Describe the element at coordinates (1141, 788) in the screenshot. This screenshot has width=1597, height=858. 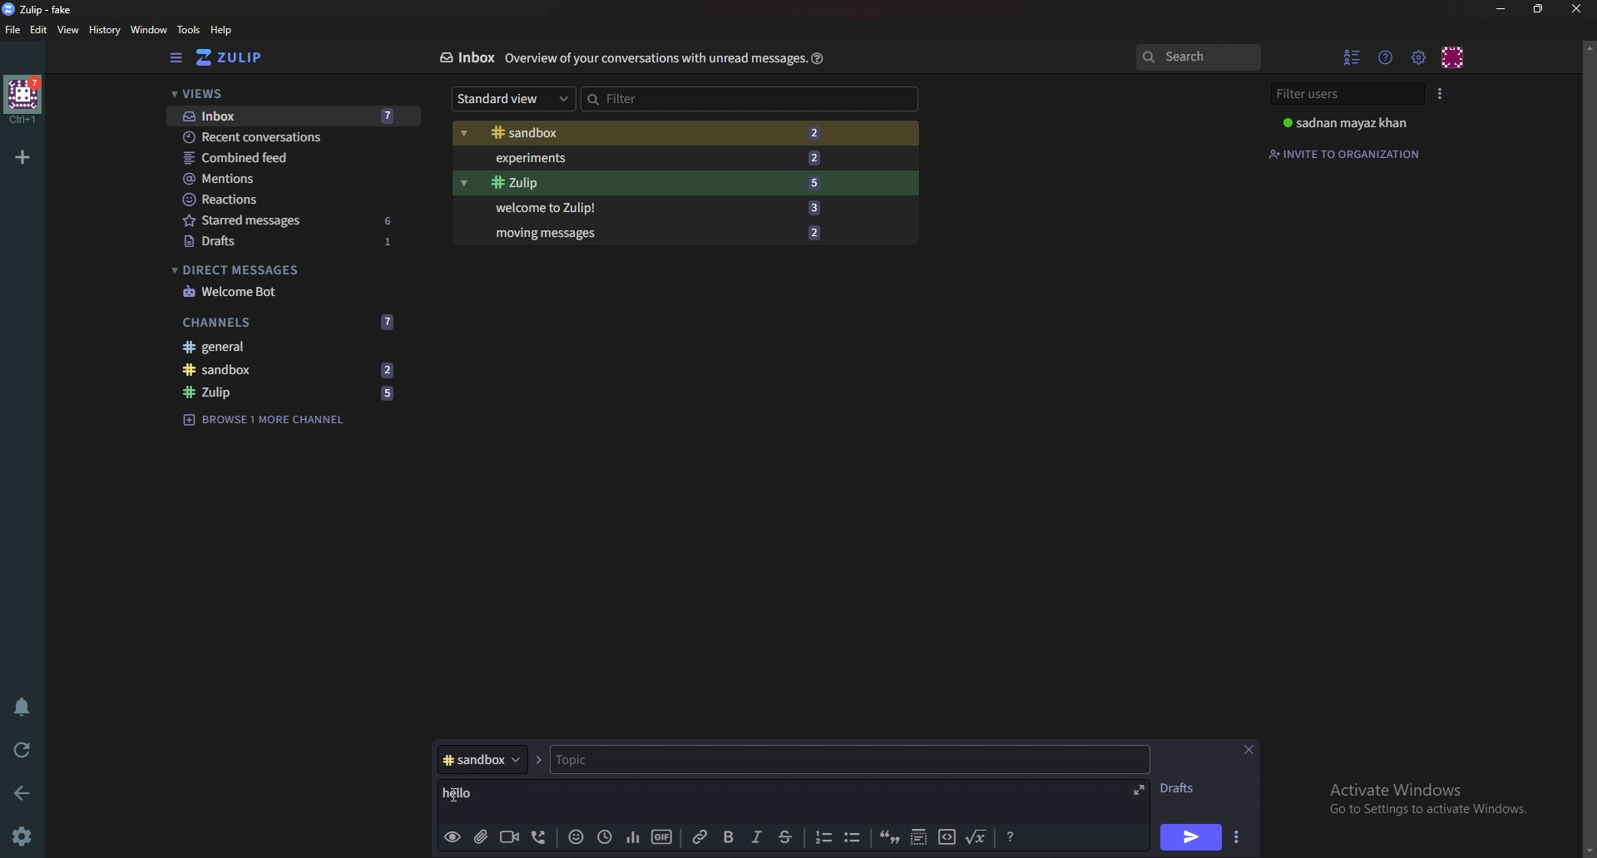
I see `Expand` at that location.